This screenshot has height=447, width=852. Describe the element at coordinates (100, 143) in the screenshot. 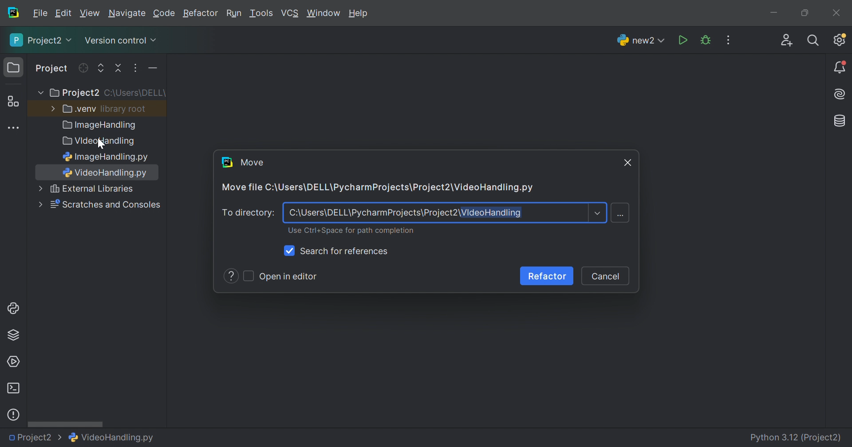

I see `cursor` at that location.